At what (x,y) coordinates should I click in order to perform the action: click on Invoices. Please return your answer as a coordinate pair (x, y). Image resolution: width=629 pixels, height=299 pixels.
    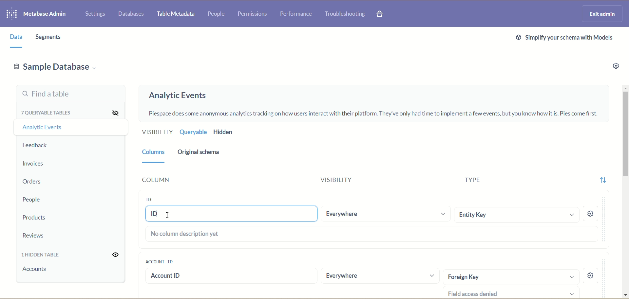
    Looking at the image, I should click on (35, 163).